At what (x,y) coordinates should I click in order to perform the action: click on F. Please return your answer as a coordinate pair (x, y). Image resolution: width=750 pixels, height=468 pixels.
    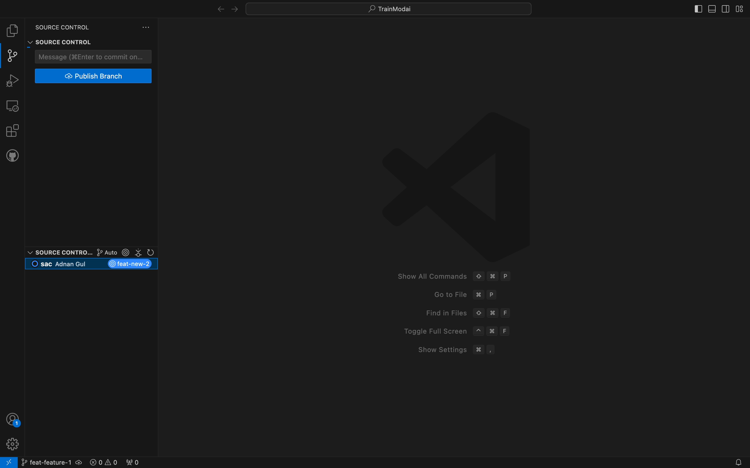
    Looking at the image, I should click on (507, 331).